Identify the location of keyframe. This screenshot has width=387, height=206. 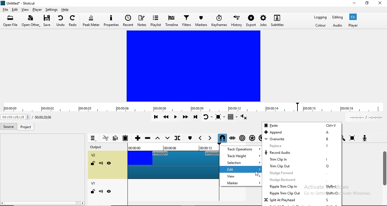
(219, 20).